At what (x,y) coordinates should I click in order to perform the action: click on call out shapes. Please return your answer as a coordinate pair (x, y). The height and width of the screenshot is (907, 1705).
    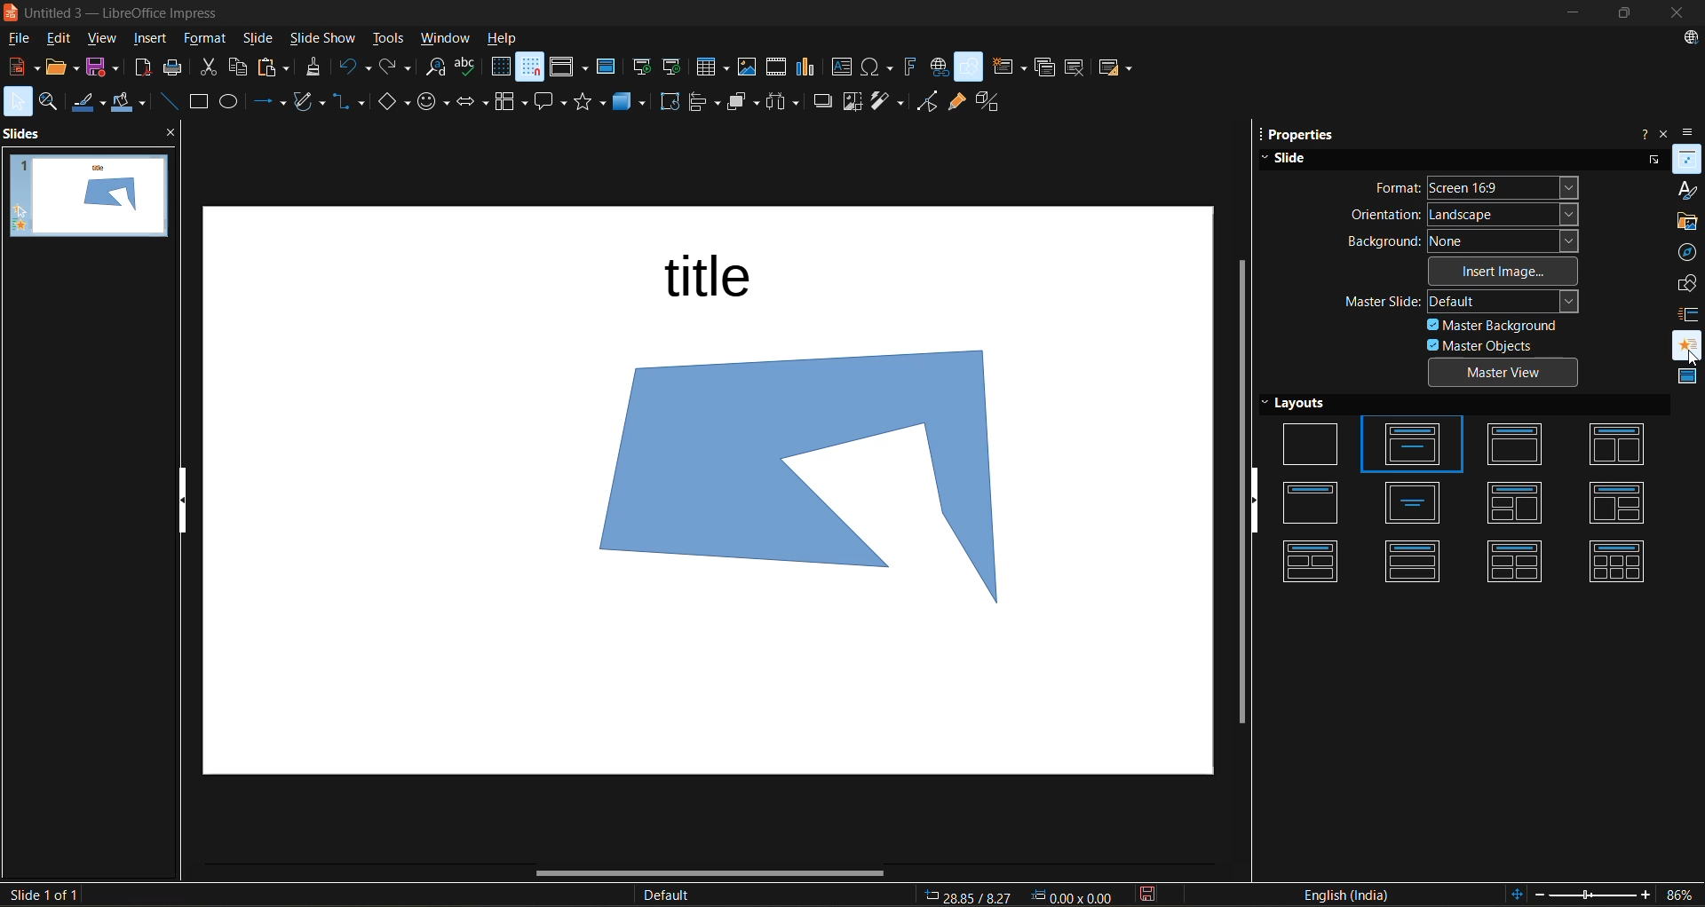
    Looking at the image, I should click on (553, 102).